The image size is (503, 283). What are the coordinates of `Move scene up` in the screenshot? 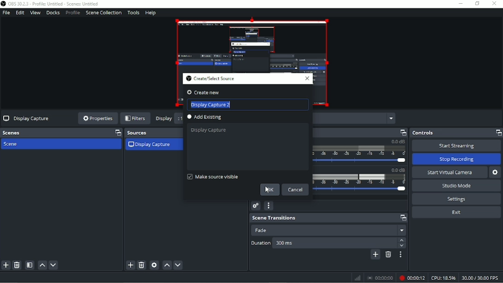 It's located at (41, 265).